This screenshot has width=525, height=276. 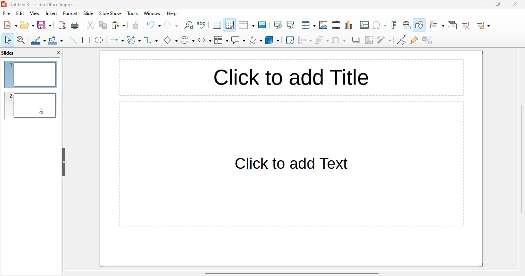 What do you see at coordinates (239, 40) in the screenshot?
I see `callout shapes` at bounding box center [239, 40].